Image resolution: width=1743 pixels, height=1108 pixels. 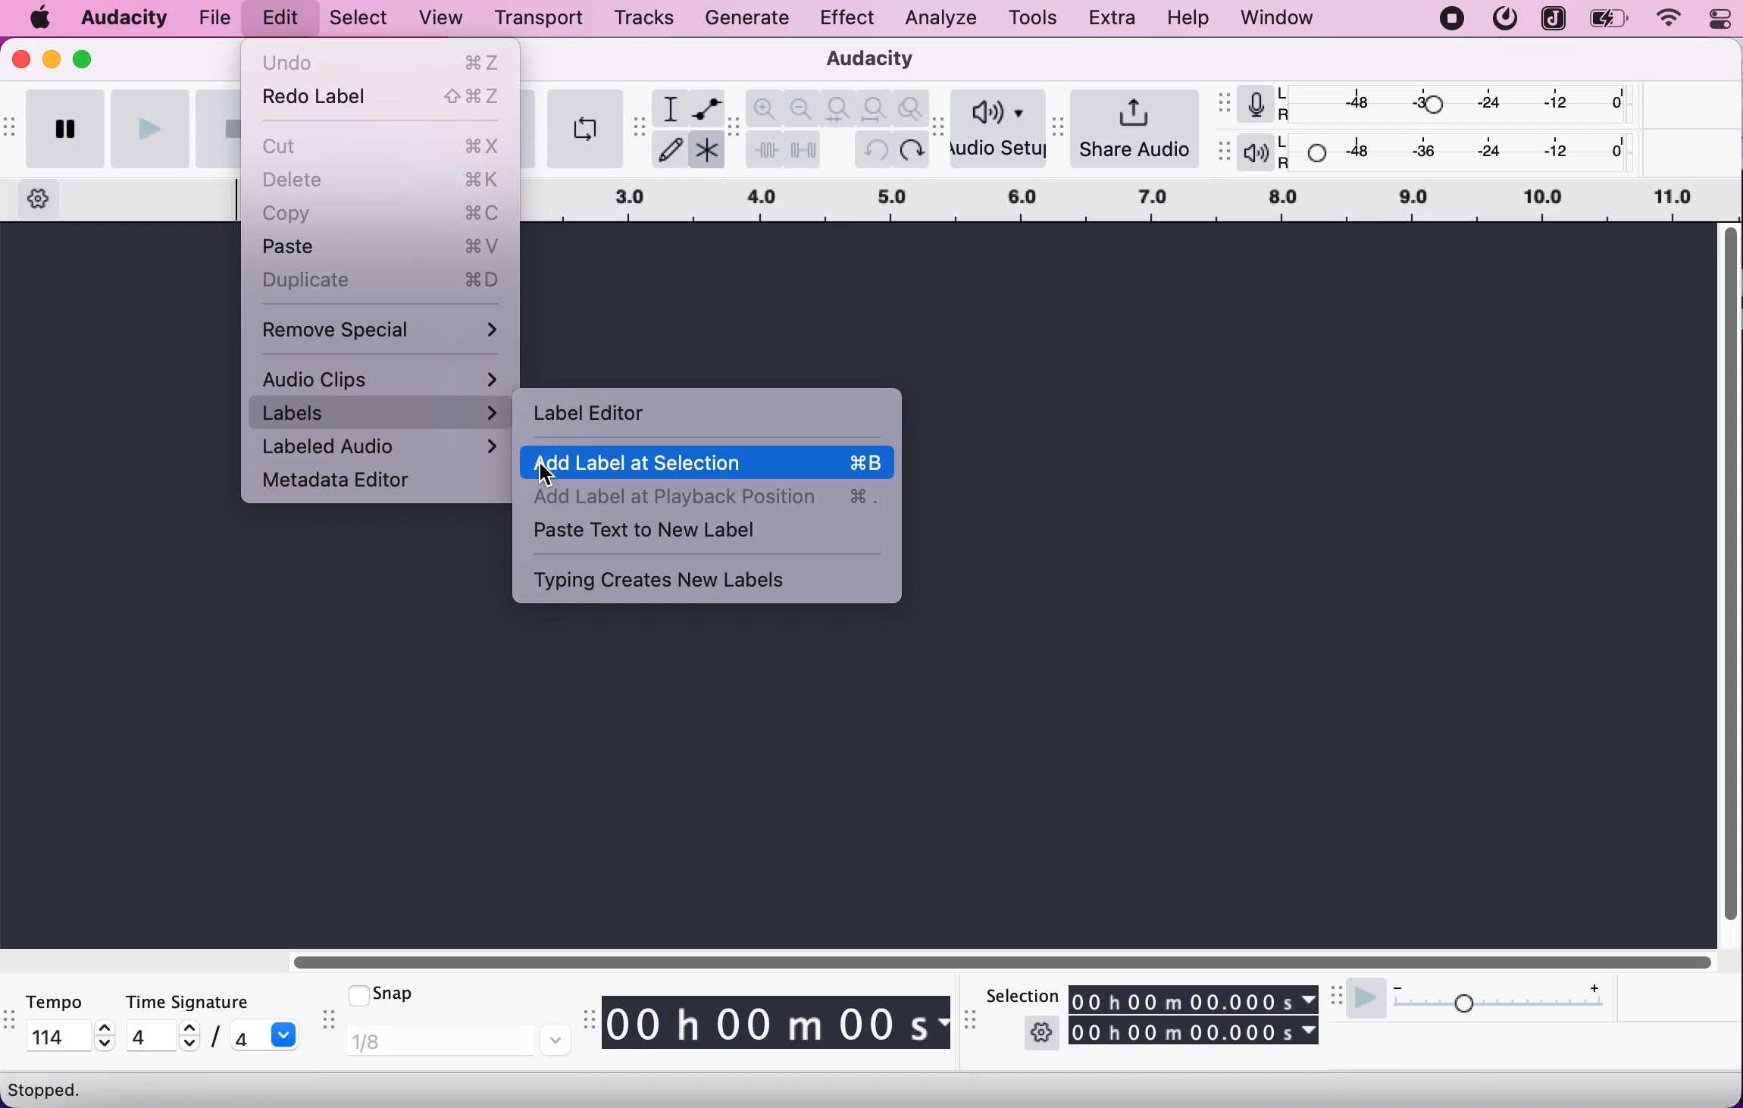 What do you see at coordinates (669, 151) in the screenshot?
I see `draw tool` at bounding box center [669, 151].